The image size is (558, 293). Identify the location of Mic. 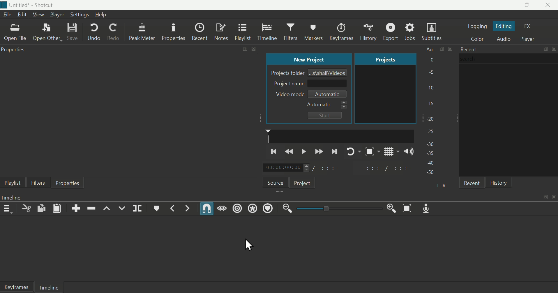
(428, 208).